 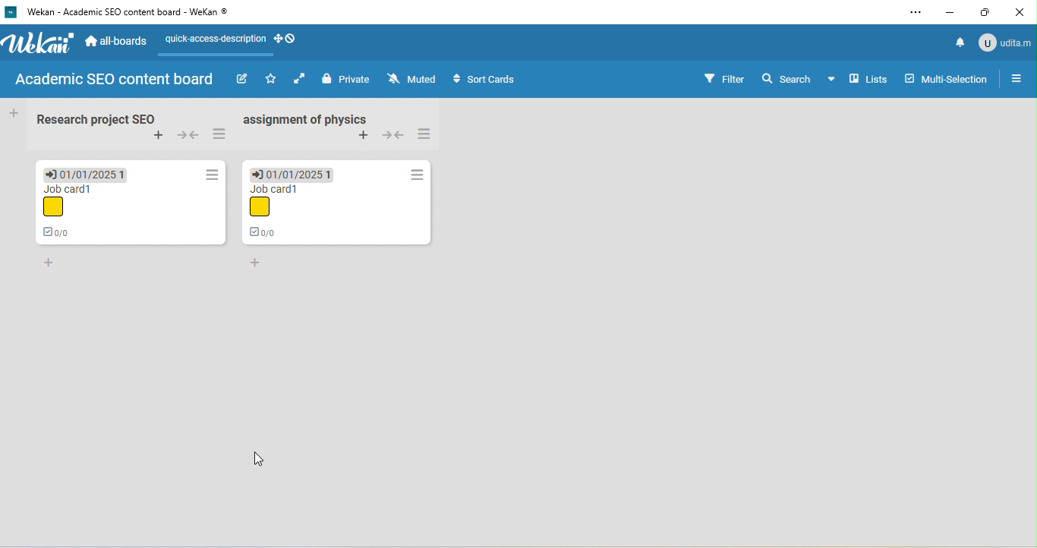 What do you see at coordinates (295, 172) in the screenshot?
I see ` due date` at bounding box center [295, 172].